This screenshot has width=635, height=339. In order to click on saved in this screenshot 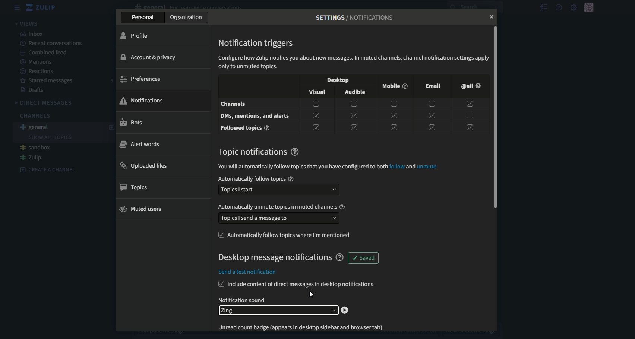, I will do `click(364, 258)`.